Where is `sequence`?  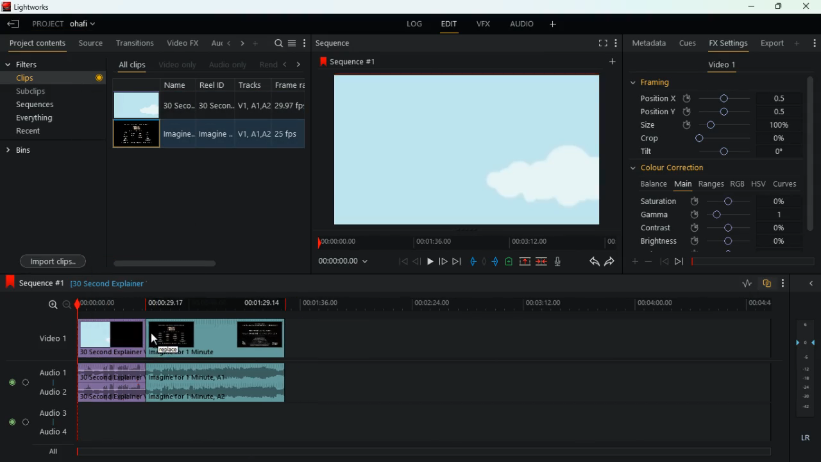
sequence is located at coordinates (351, 61).